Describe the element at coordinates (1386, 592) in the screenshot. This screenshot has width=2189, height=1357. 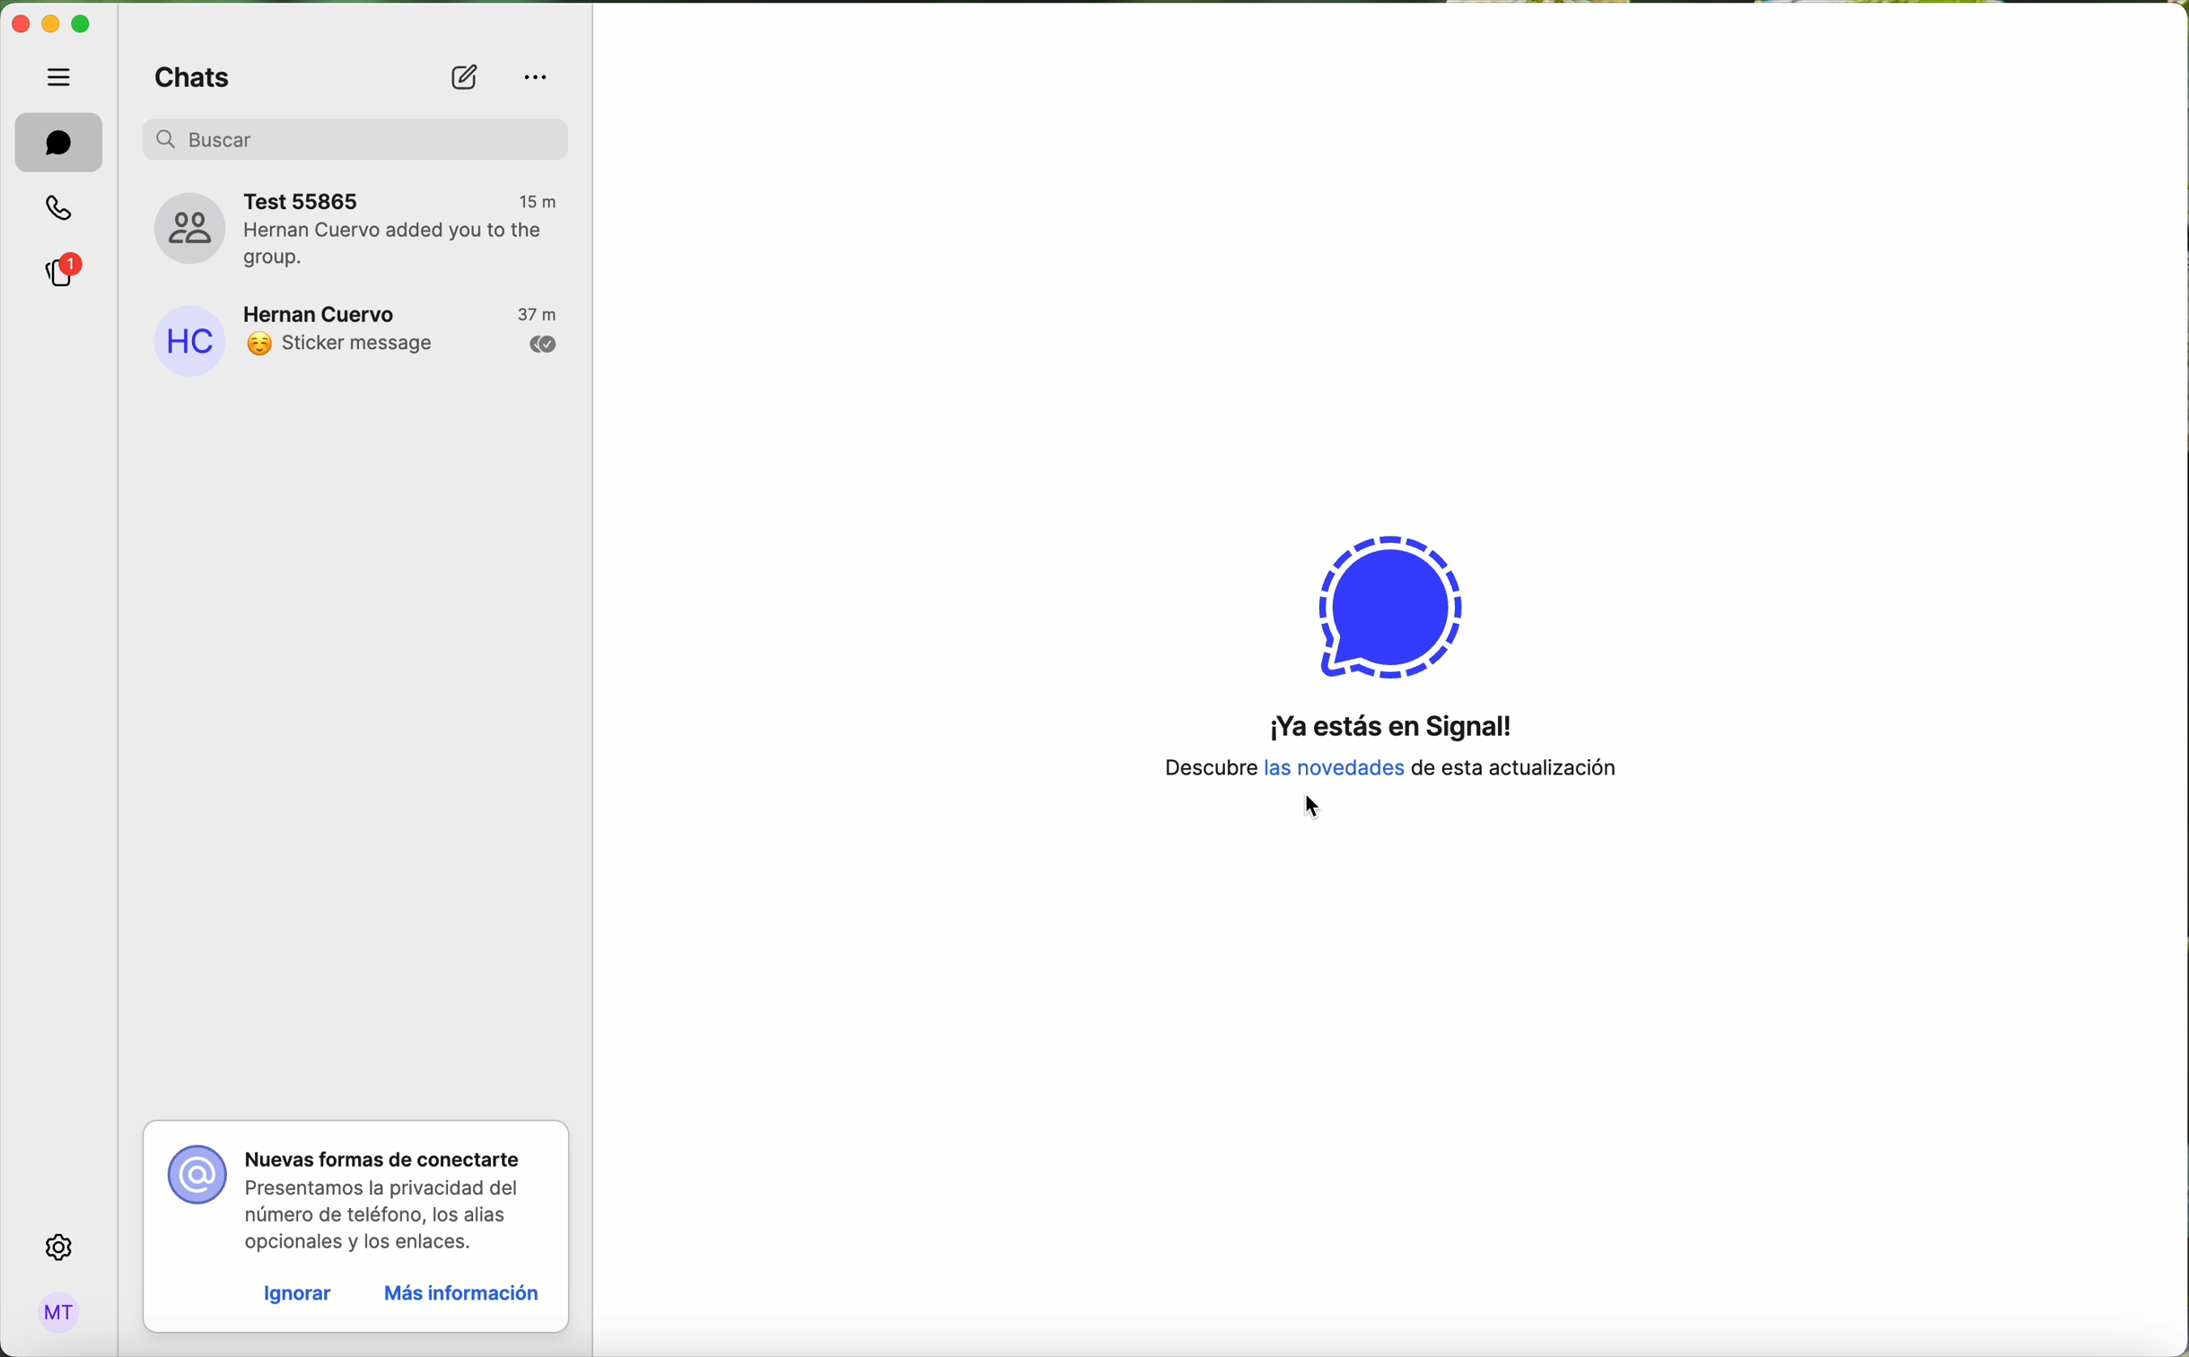
I see `Signal logo` at that location.